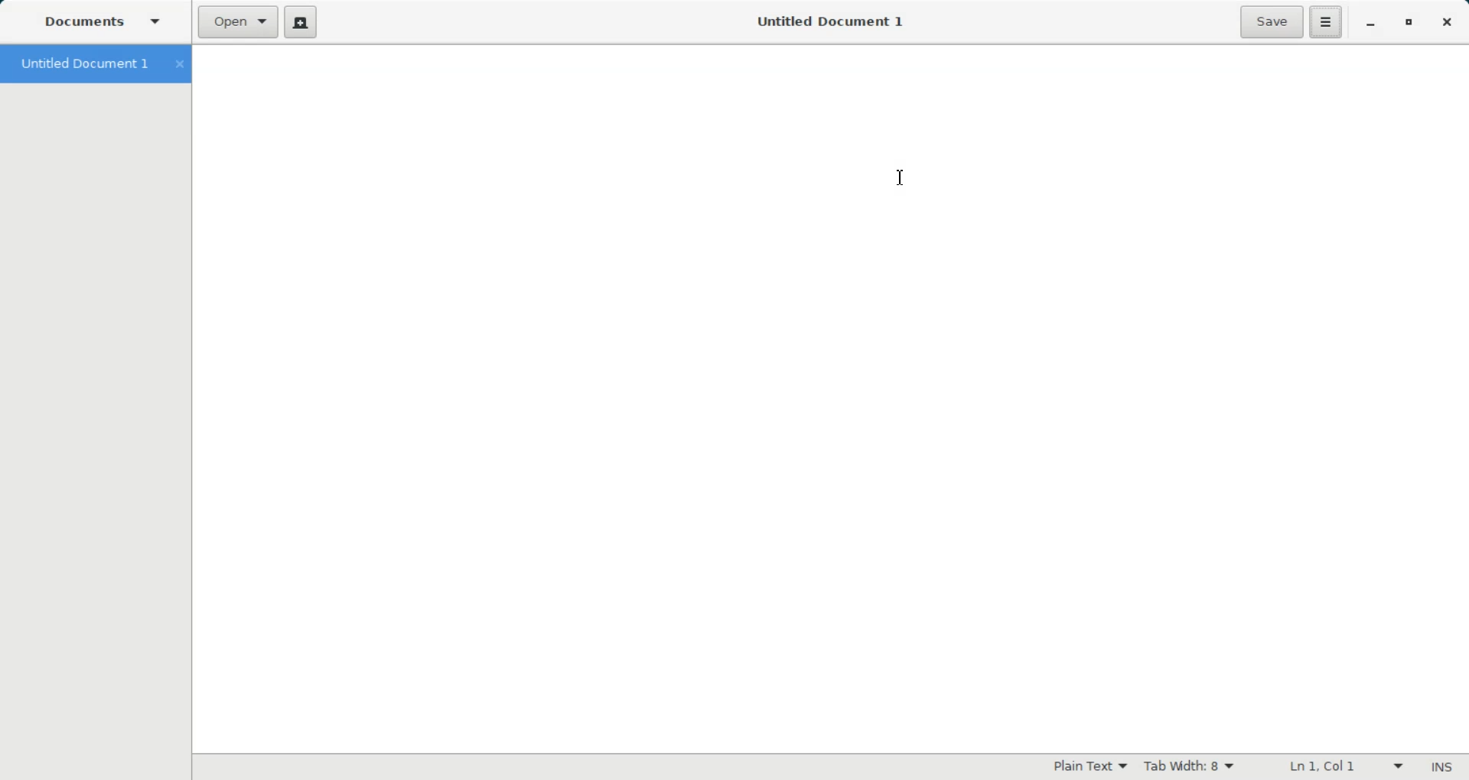  Describe the element at coordinates (829, 397) in the screenshot. I see `Text Entry Pane` at that location.